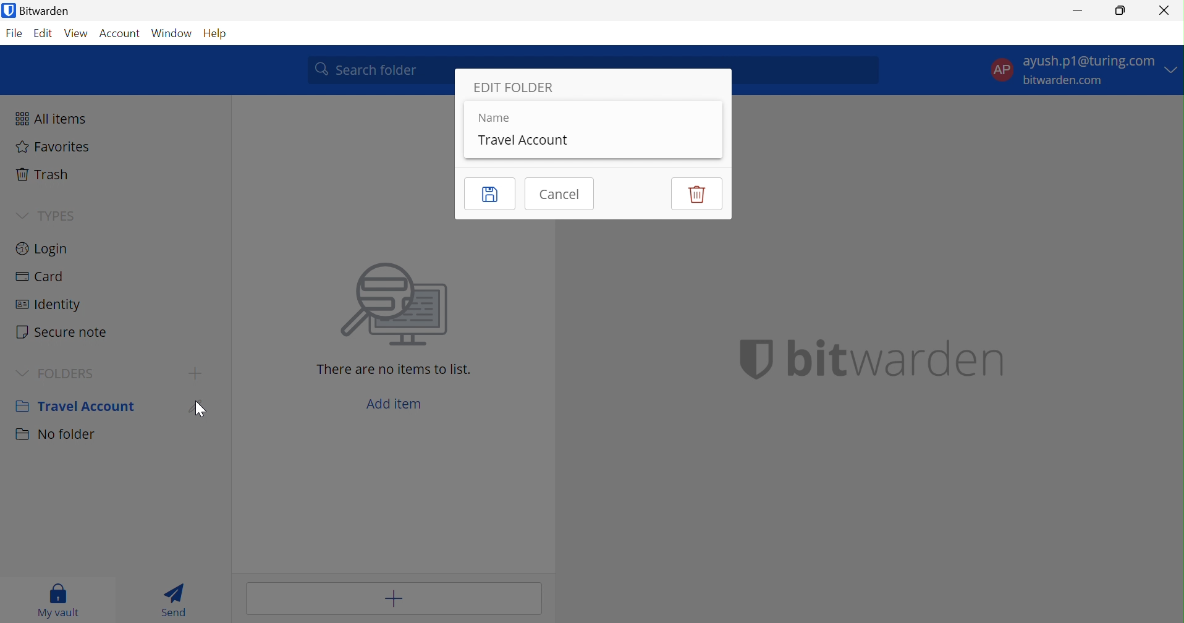  Describe the element at coordinates (894, 358) in the screenshot. I see `bitwarden` at that location.